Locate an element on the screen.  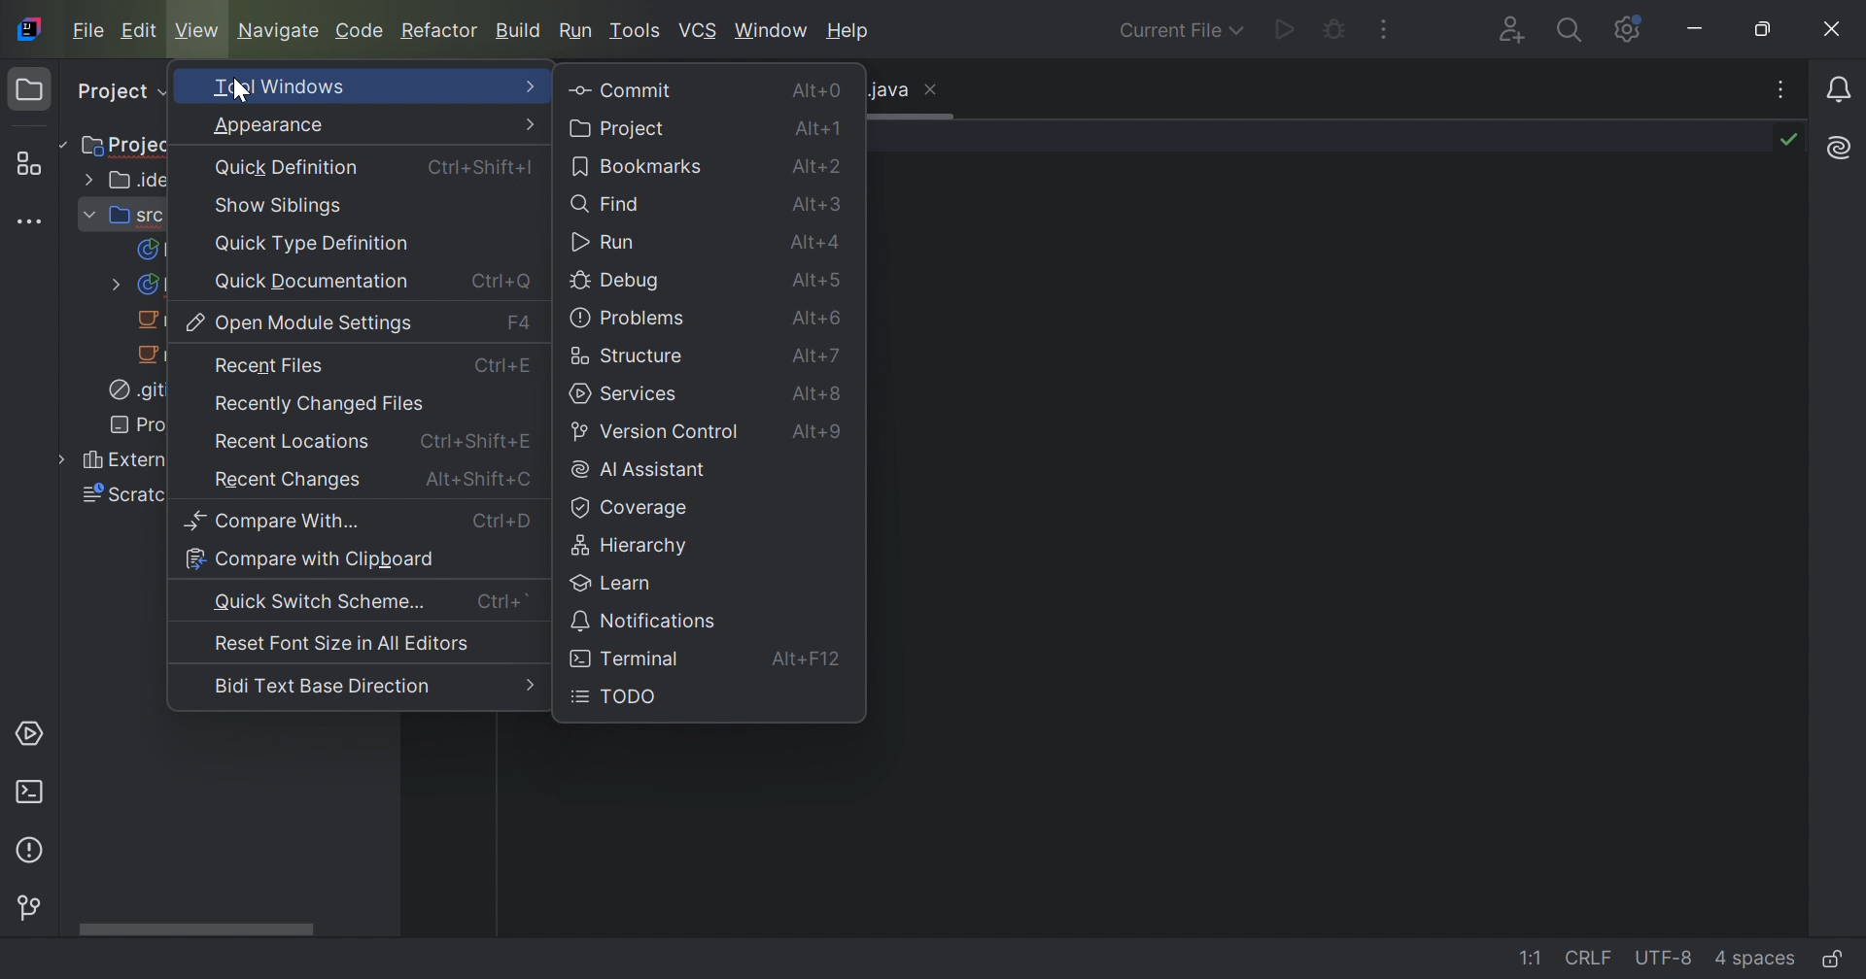
Scroll bar is located at coordinates (192, 925).